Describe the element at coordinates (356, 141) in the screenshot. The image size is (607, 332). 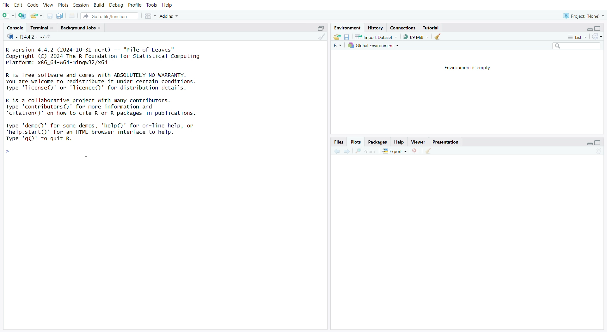
I see `Plots` at that location.